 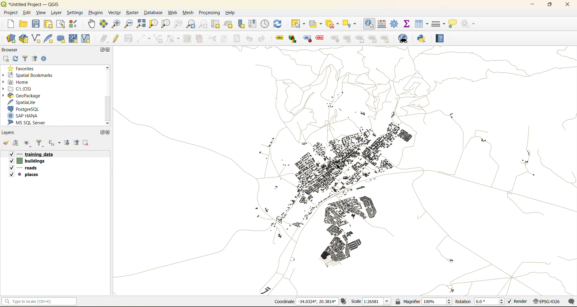 I want to click on new spatialite, so click(x=50, y=40).